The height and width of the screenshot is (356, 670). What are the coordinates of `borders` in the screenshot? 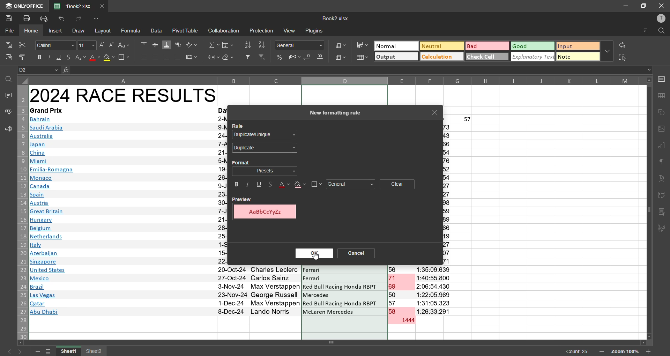 It's located at (124, 58).